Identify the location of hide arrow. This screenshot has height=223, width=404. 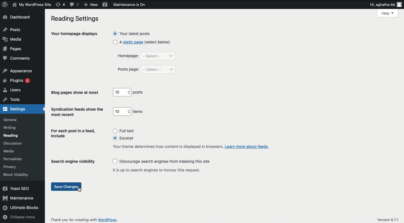
(43, 110).